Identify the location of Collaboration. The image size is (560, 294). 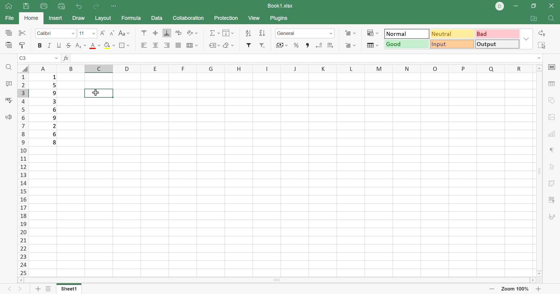
(189, 19).